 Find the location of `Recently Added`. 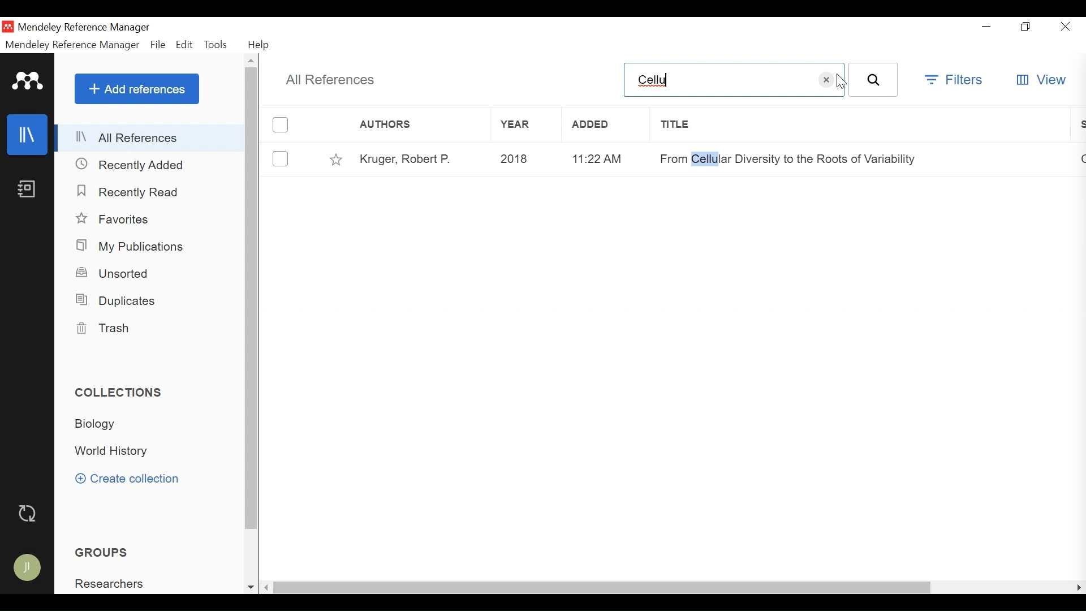

Recently Added is located at coordinates (133, 164).